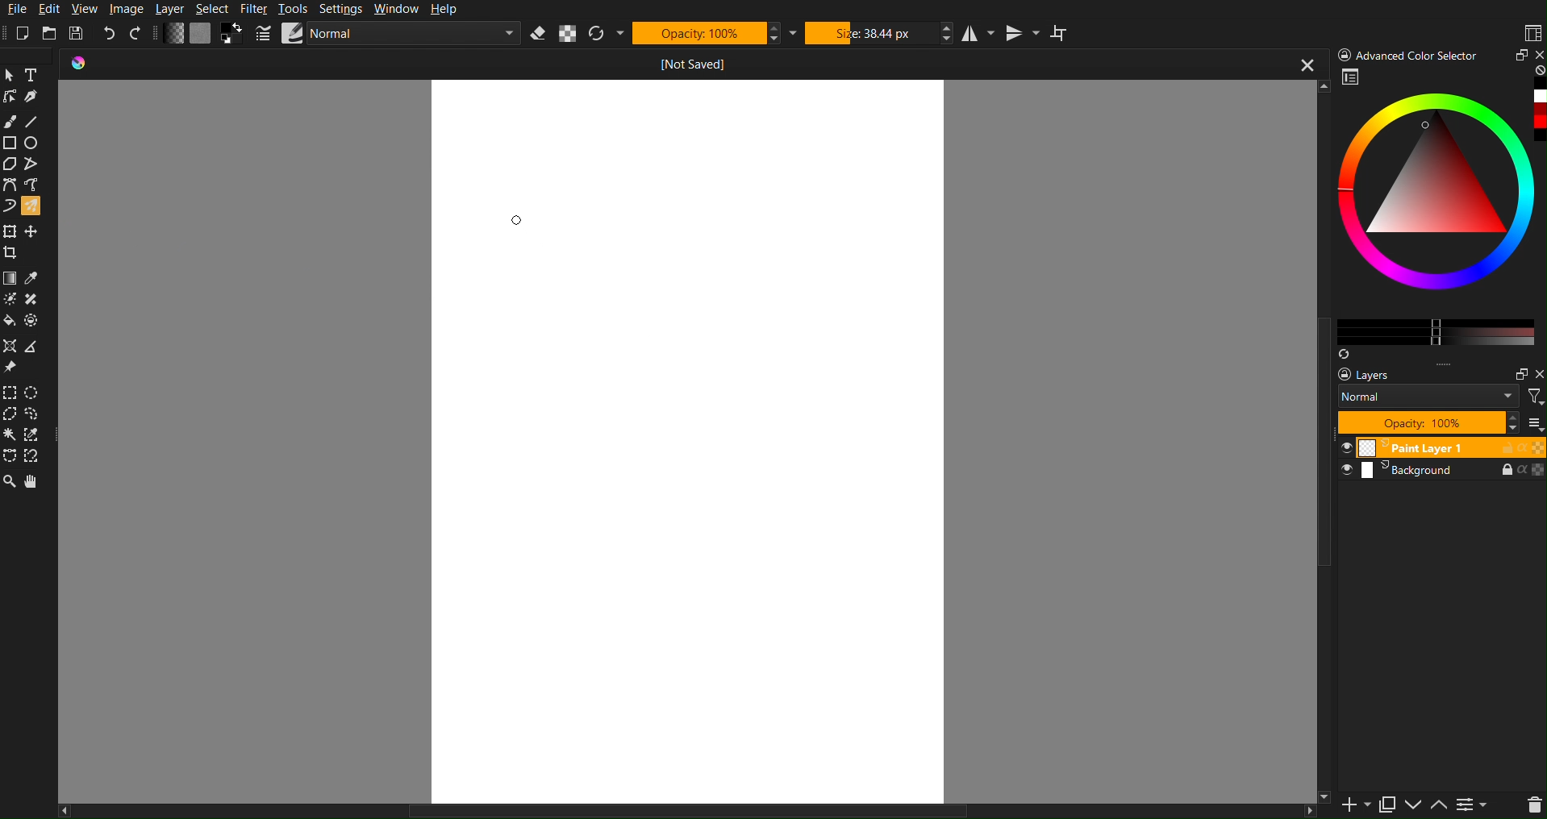 The height and width of the screenshot is (819, 1547). Describe the element at coordinates (39, 434) in the screenshot. I see `Similar color selection Tool` at that location.